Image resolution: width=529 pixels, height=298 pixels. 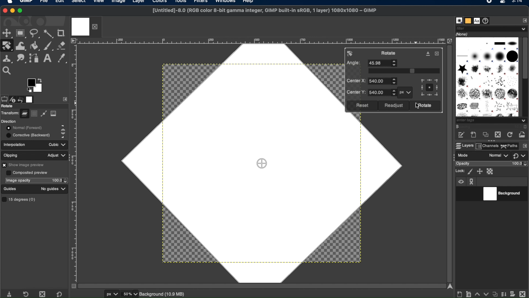 What do you see at coordinates (449, 162) in the screenshot?
I see `scroll bar` at bounding box center [449, 162].